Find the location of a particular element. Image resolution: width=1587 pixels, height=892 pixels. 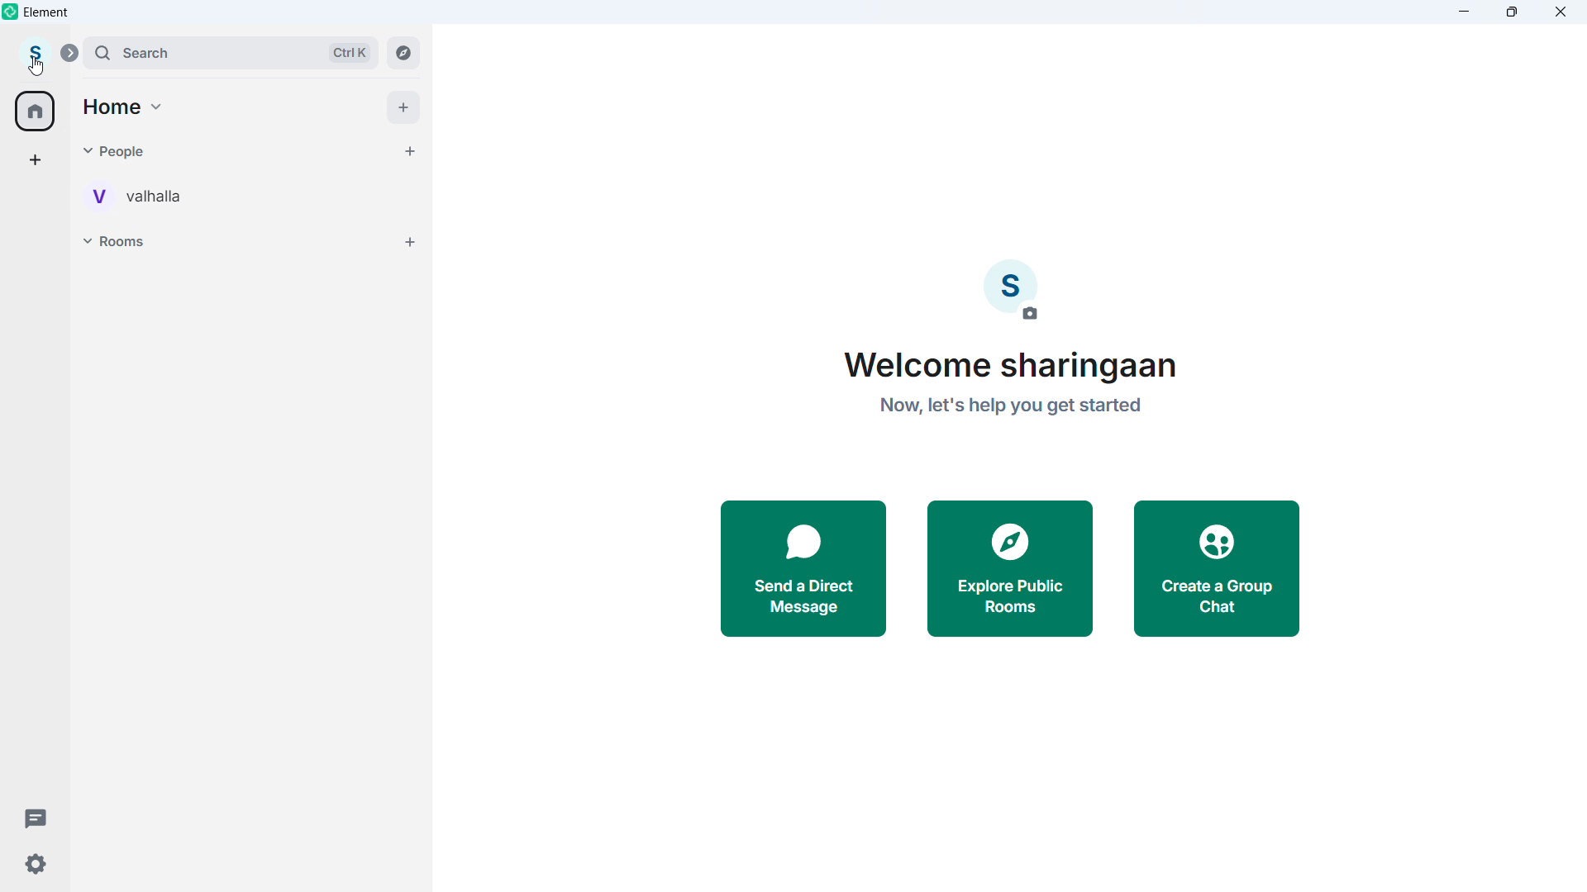

Home  is located at coordinates (125, 107).